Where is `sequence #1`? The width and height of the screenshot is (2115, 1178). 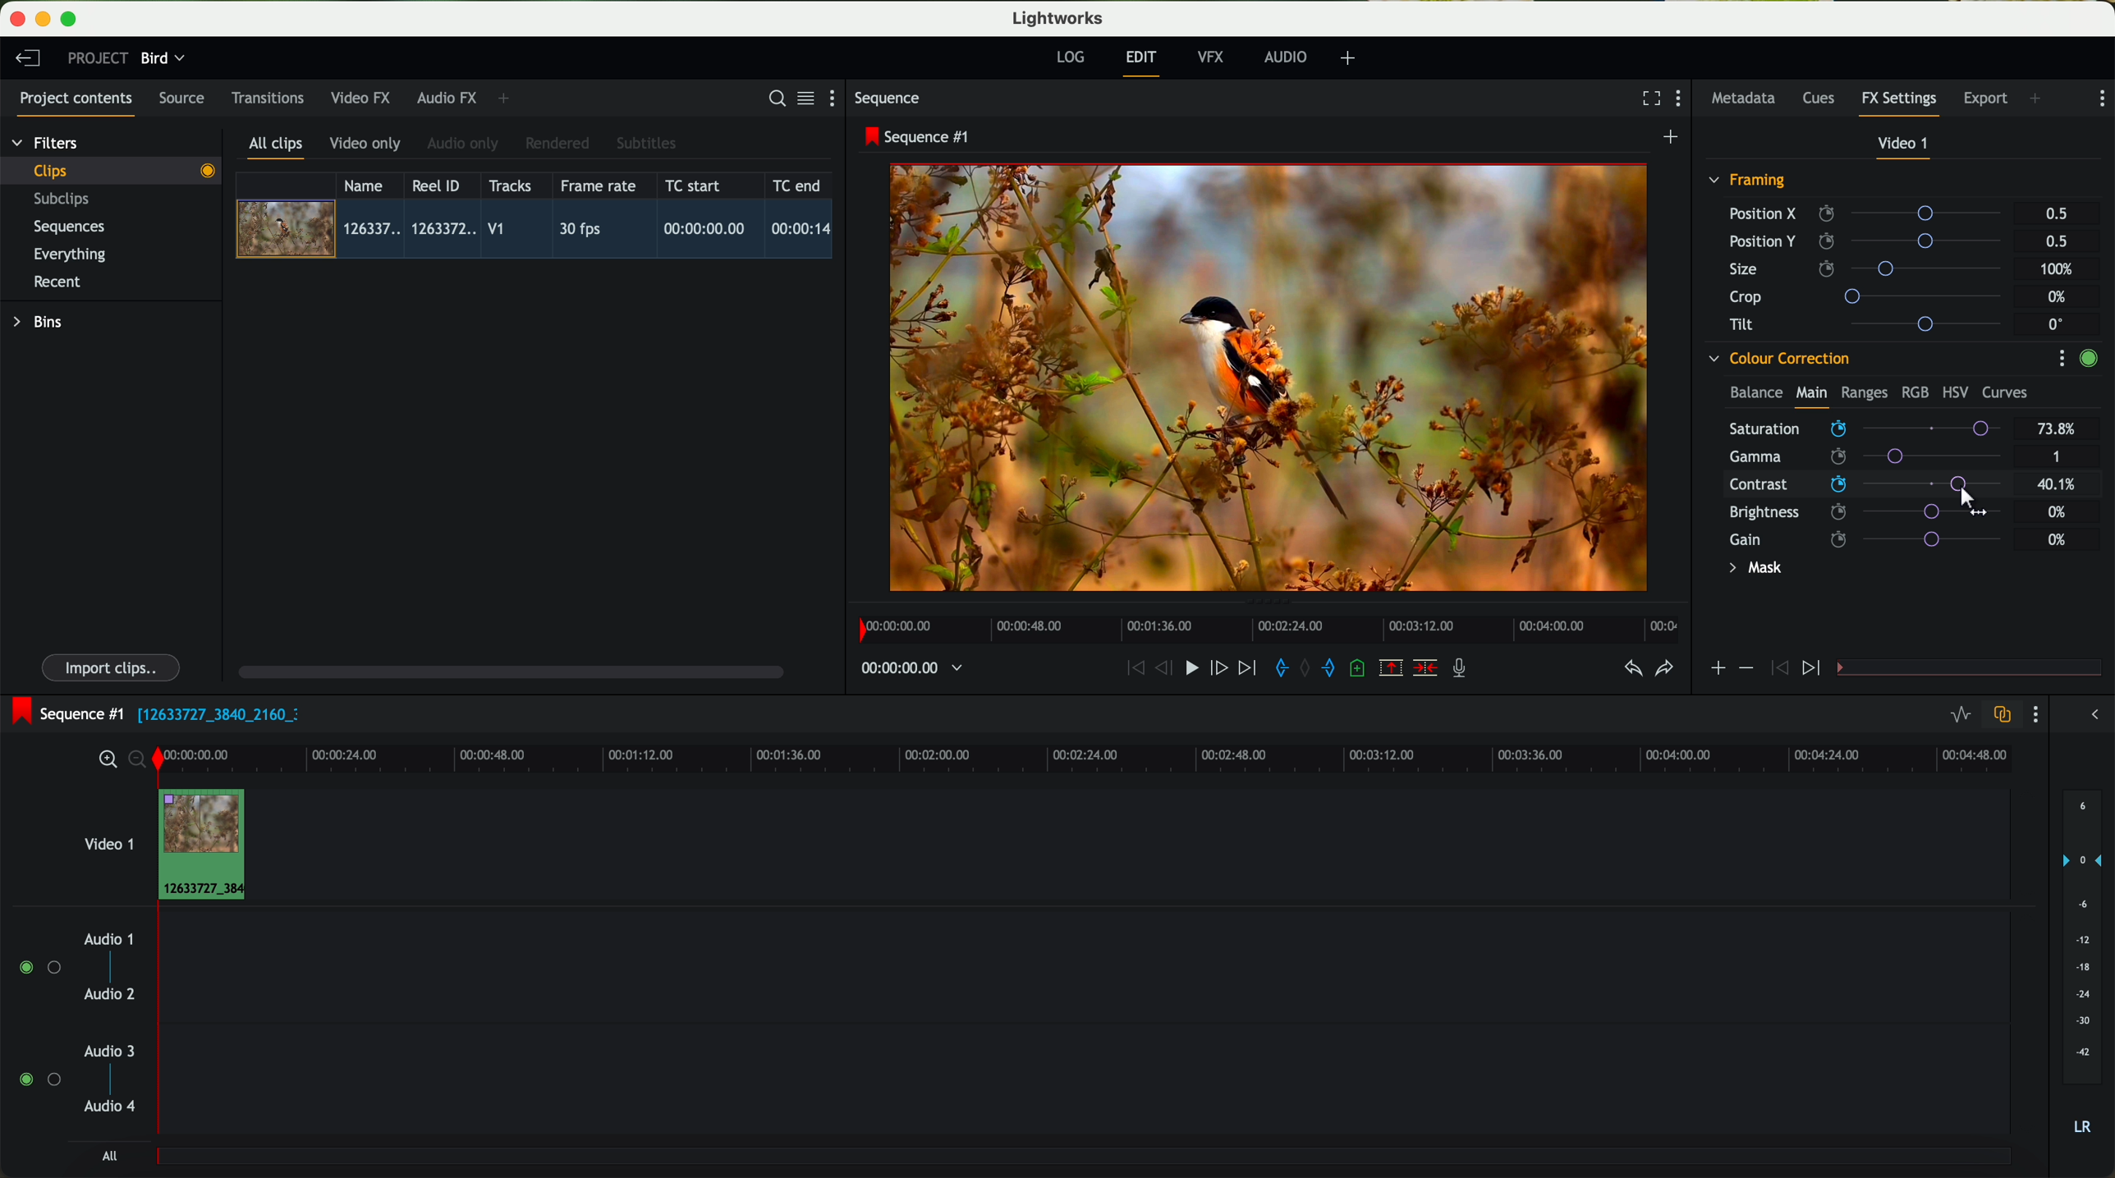
sequence #1 is located at coordinates (63, 713).